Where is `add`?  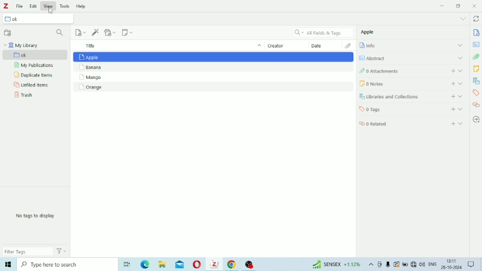
add is located at coordinates (451, 96).